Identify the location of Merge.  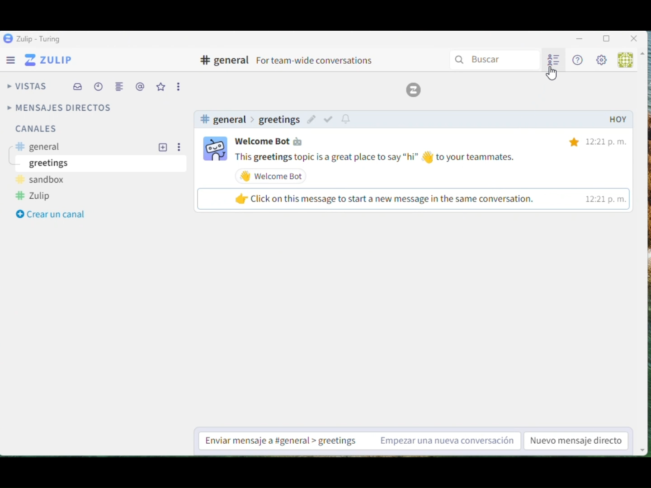
(120, 88).